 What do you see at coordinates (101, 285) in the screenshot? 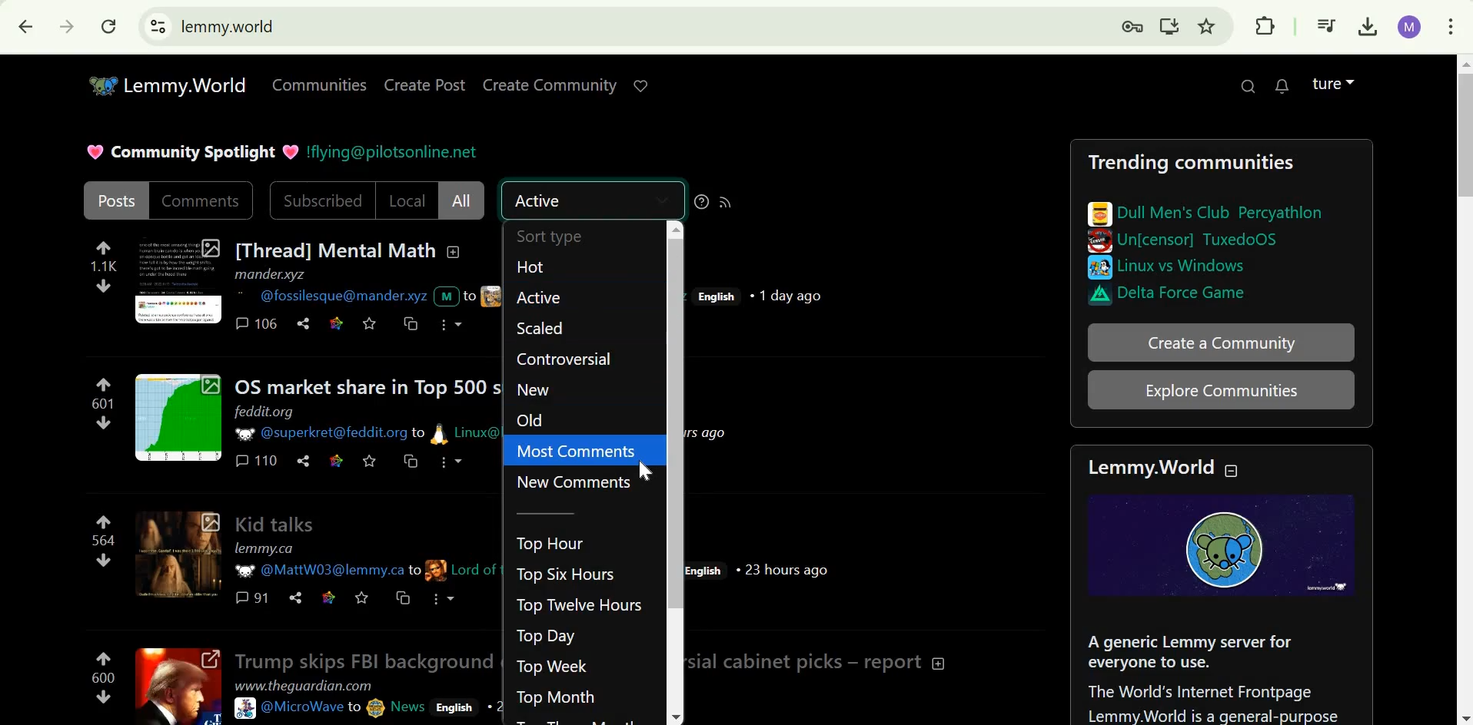
I see `downvote` at bounding box center [101, 285].